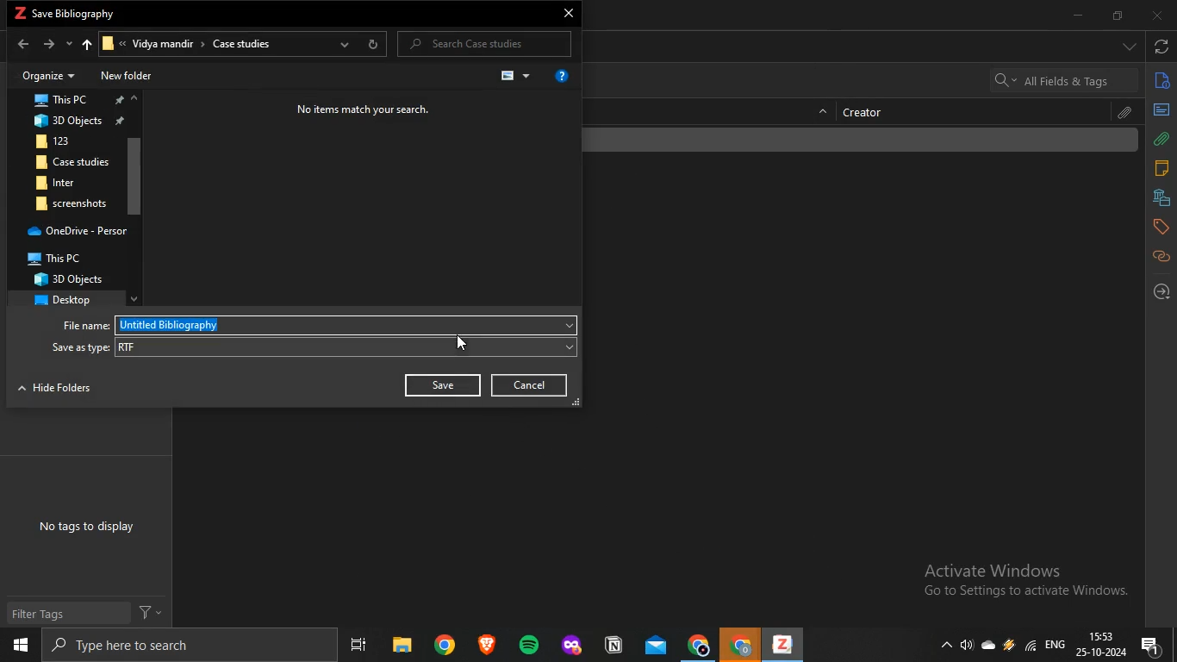 This screenshot has width=1177, height=662. What do you see at coordinates (401, 645) in the screenshot?
I see `files` at bounding box center [401, 645].